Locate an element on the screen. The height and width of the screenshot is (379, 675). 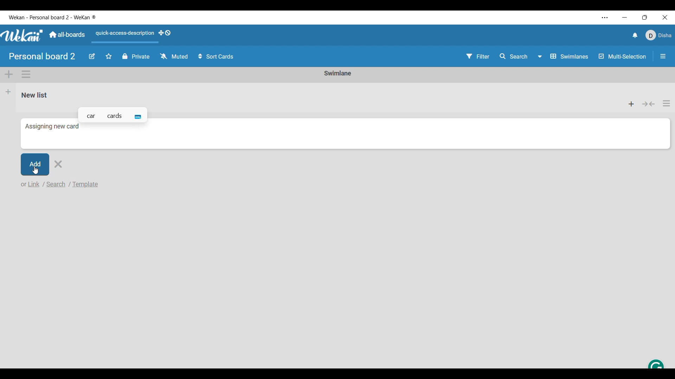
Quick access description is located at coordinates (123, 36).